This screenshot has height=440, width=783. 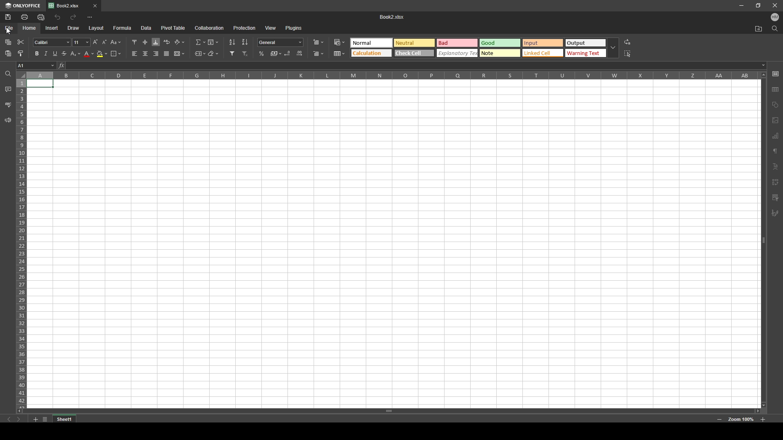 I want to click on comma style, so click(x=276, y=53).